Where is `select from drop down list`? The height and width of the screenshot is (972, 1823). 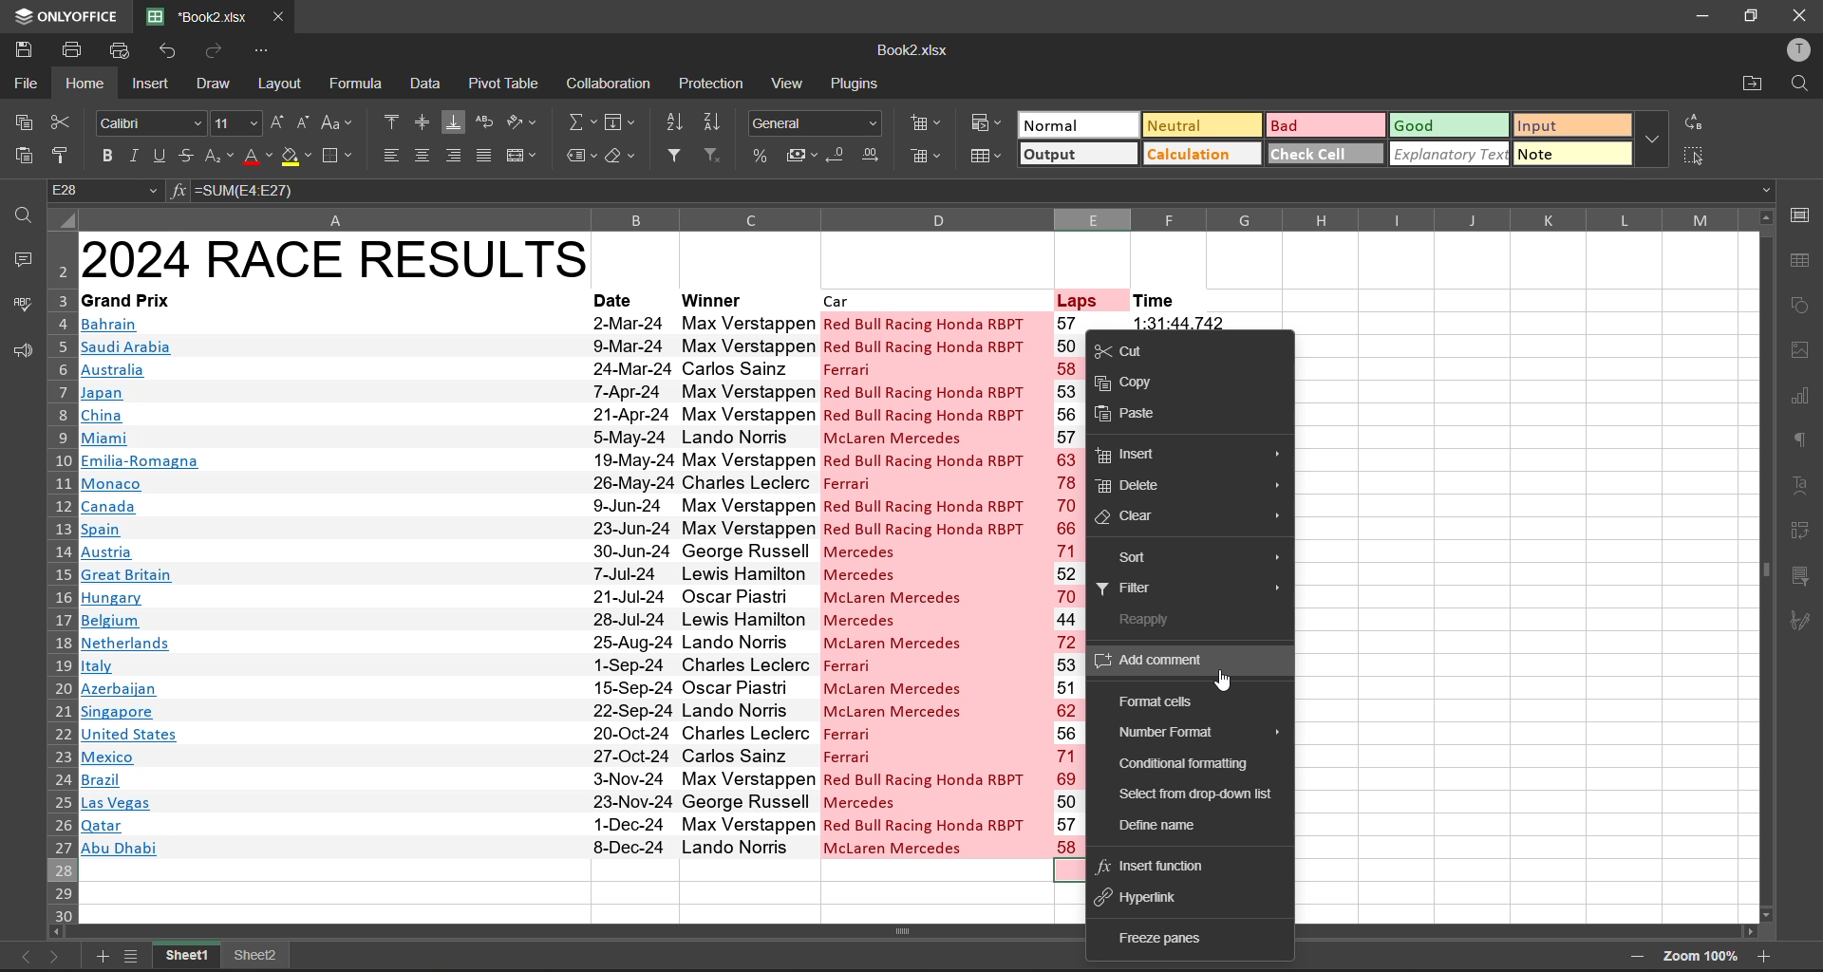 select from drop down list is located at coordinates (1191, 795).